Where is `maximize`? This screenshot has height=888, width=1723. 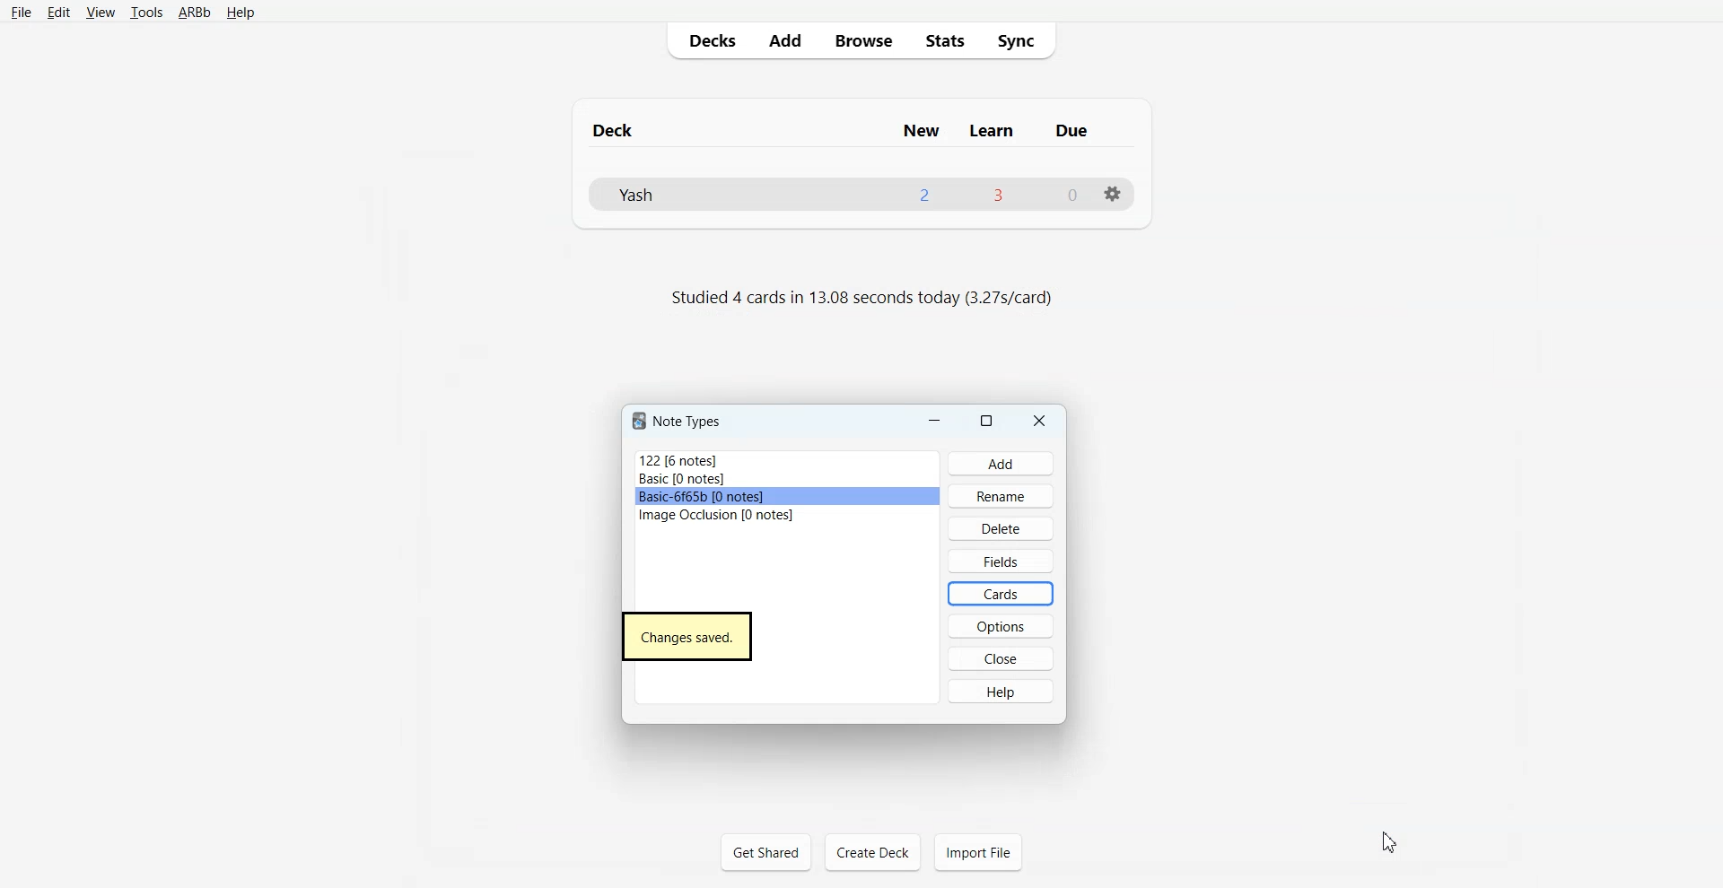
maximize is located at coordinates (987, 421).